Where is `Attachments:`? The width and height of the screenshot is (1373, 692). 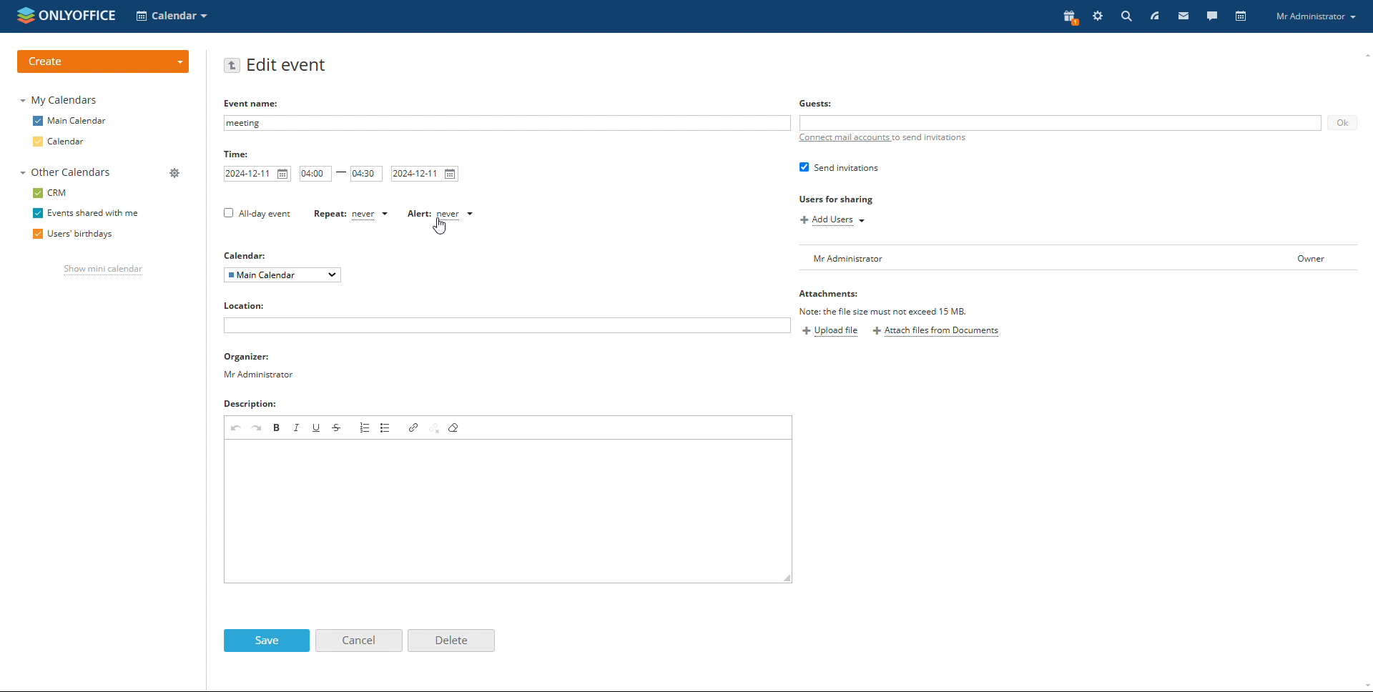
Attachments: is located at coordinates (835, 295).